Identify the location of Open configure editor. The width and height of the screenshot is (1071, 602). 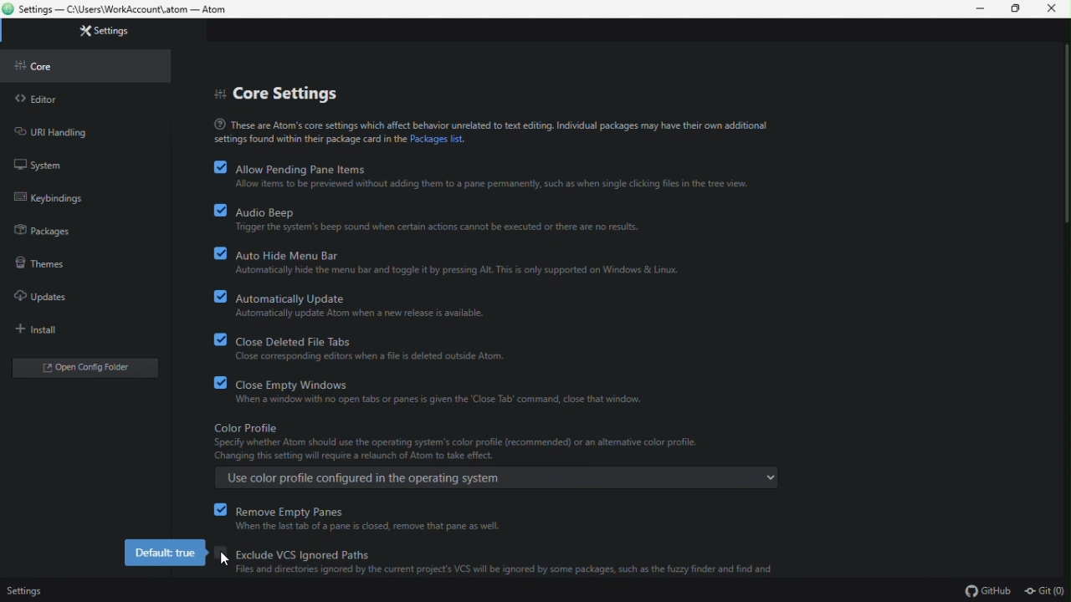
(90, 367).